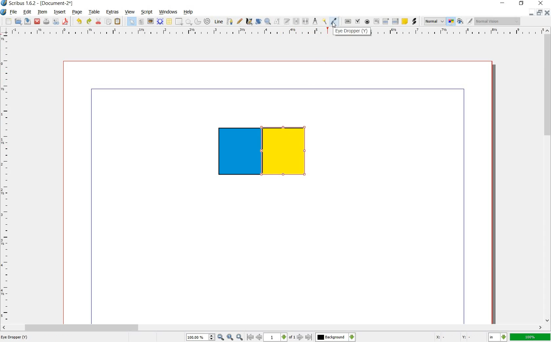  I want to click on windows, so click(169, 12).